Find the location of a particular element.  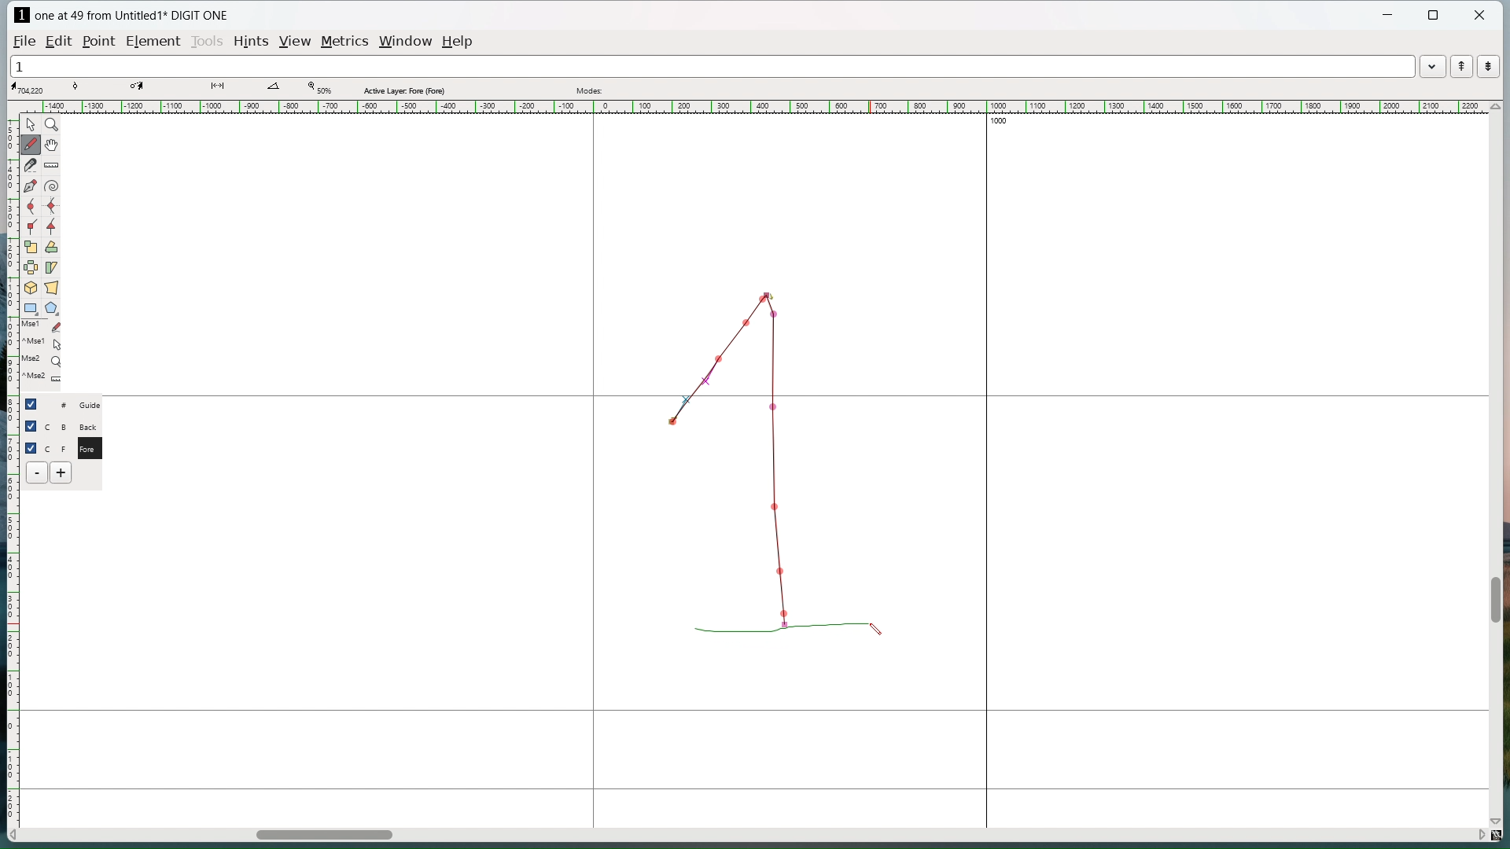

word list is located at coordinates (1433, 65).